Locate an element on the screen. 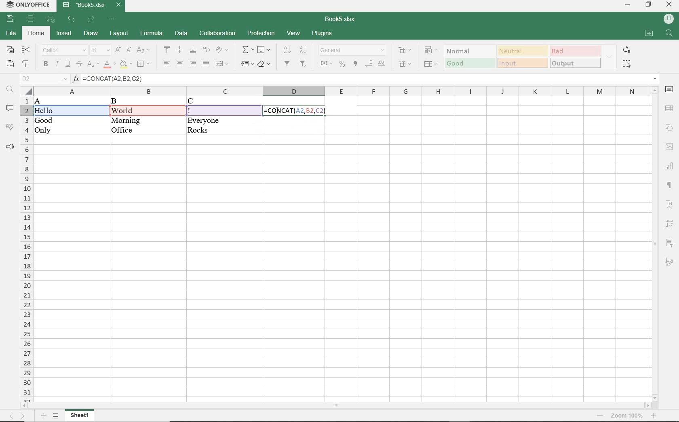  ROWS is located at coordinates (26, 248).